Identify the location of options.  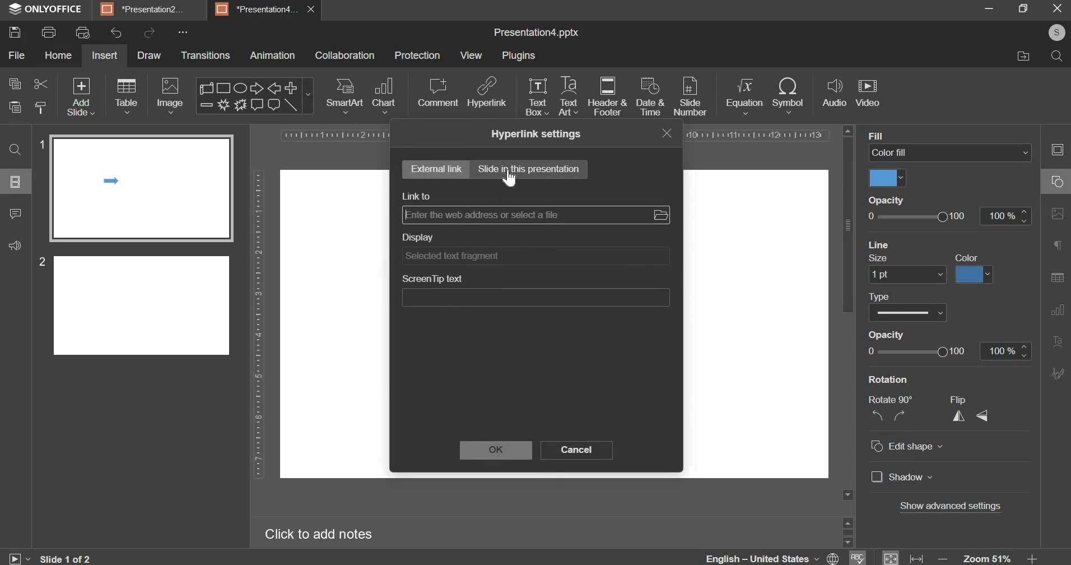
(10, 180).